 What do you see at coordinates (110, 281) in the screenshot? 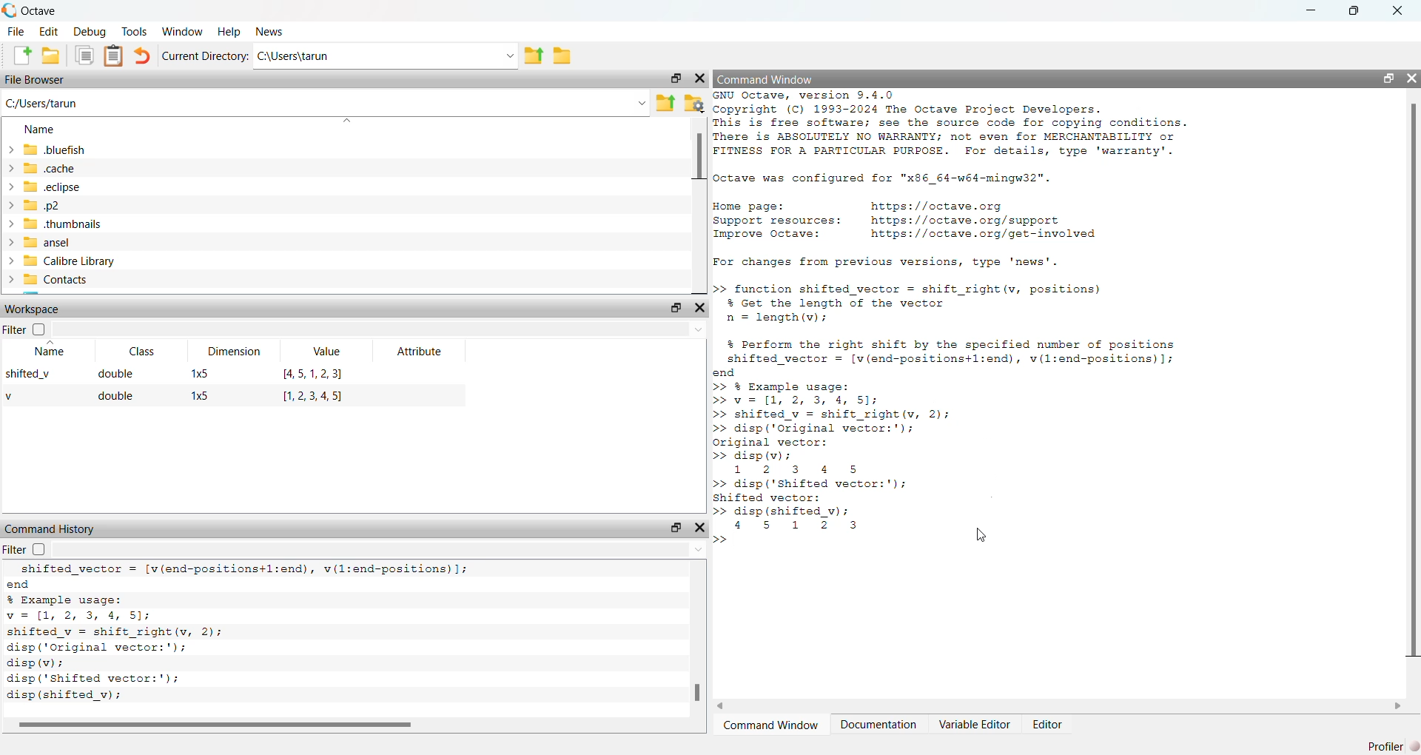
I see `contacts` at bounding box center [110, 281].